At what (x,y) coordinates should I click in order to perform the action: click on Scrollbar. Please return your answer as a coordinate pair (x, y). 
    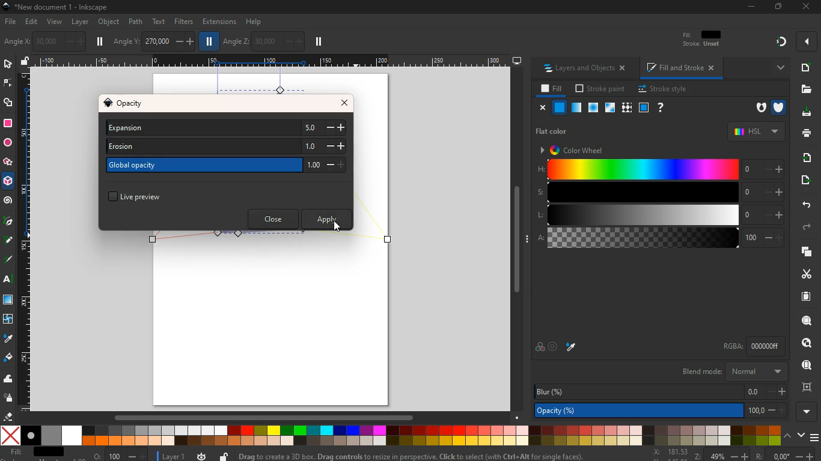
    Looking at the image, I should click on (516, 237).